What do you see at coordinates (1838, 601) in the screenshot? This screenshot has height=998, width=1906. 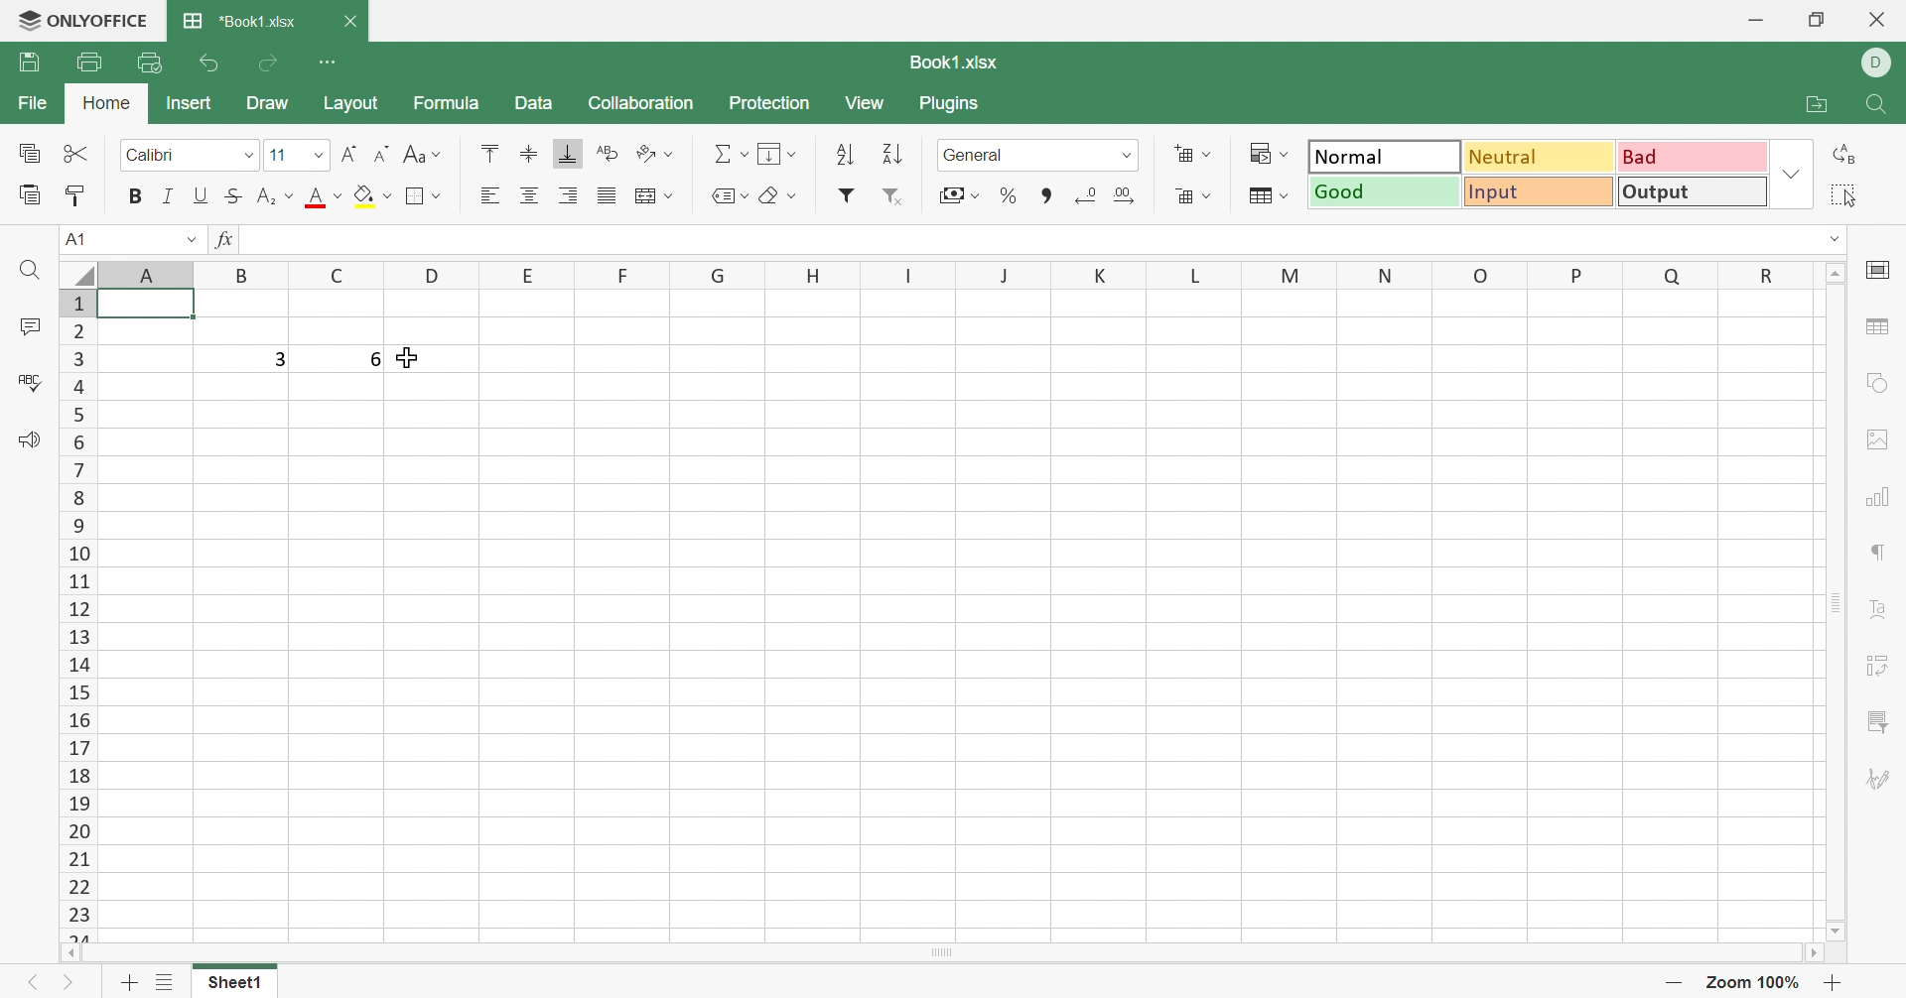 I see `Scroll bar` at bounding box center [1838, 601].